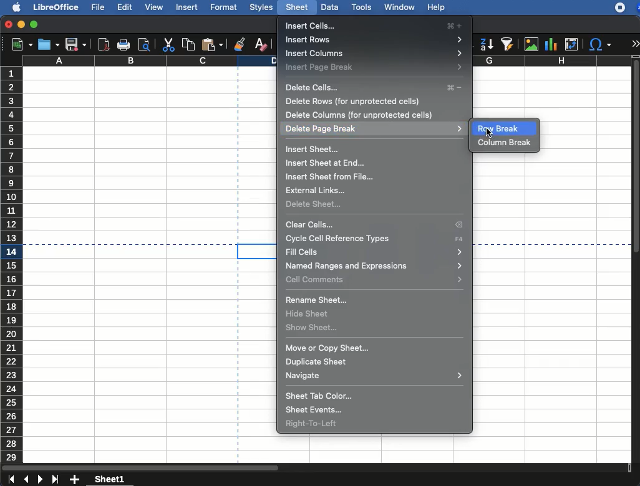  Describe the element at coordinates (375, 129) in the screenshot. I see `delete page break` at that location.